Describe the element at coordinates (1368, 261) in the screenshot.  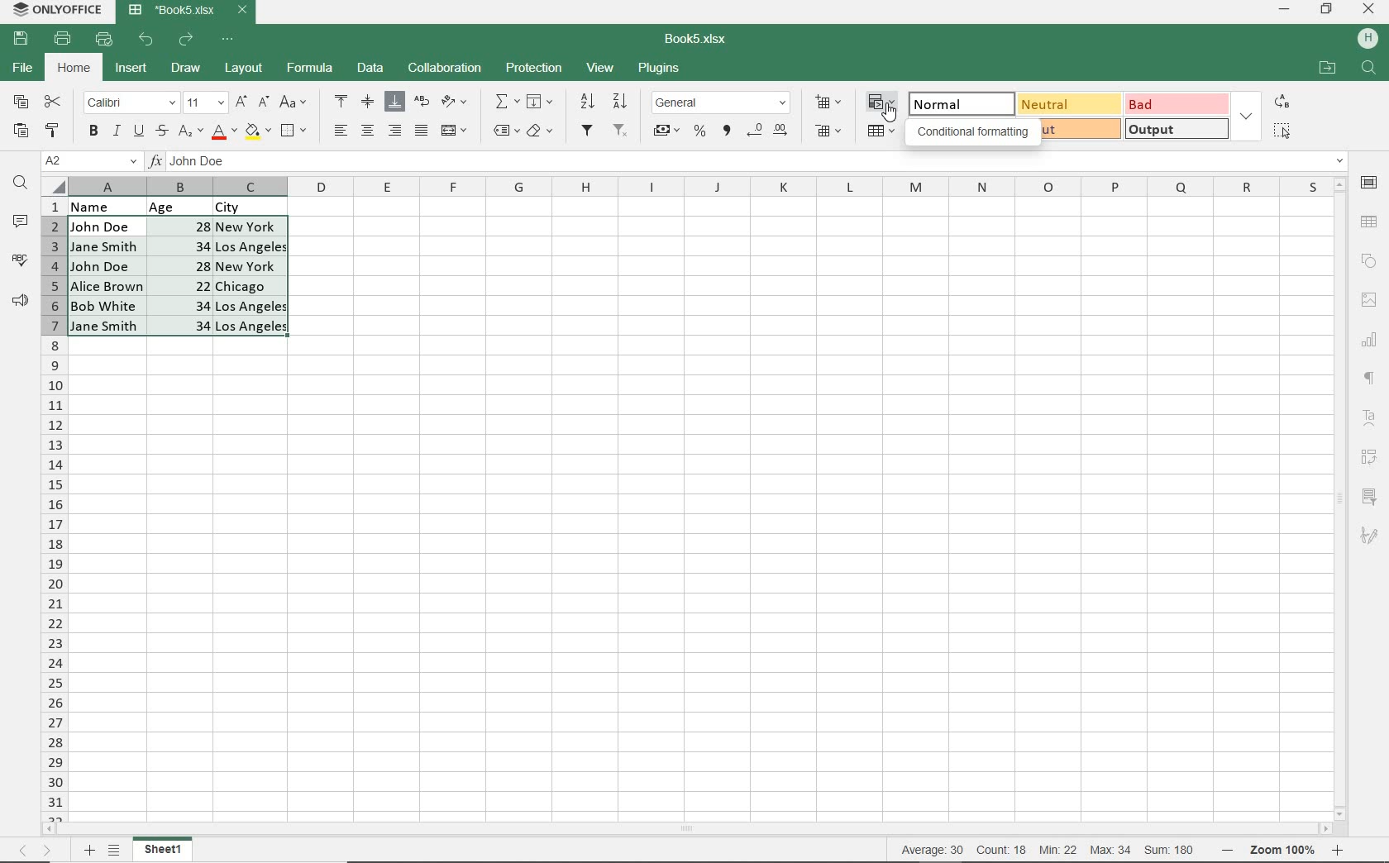
I see `SHAPE` at that location.